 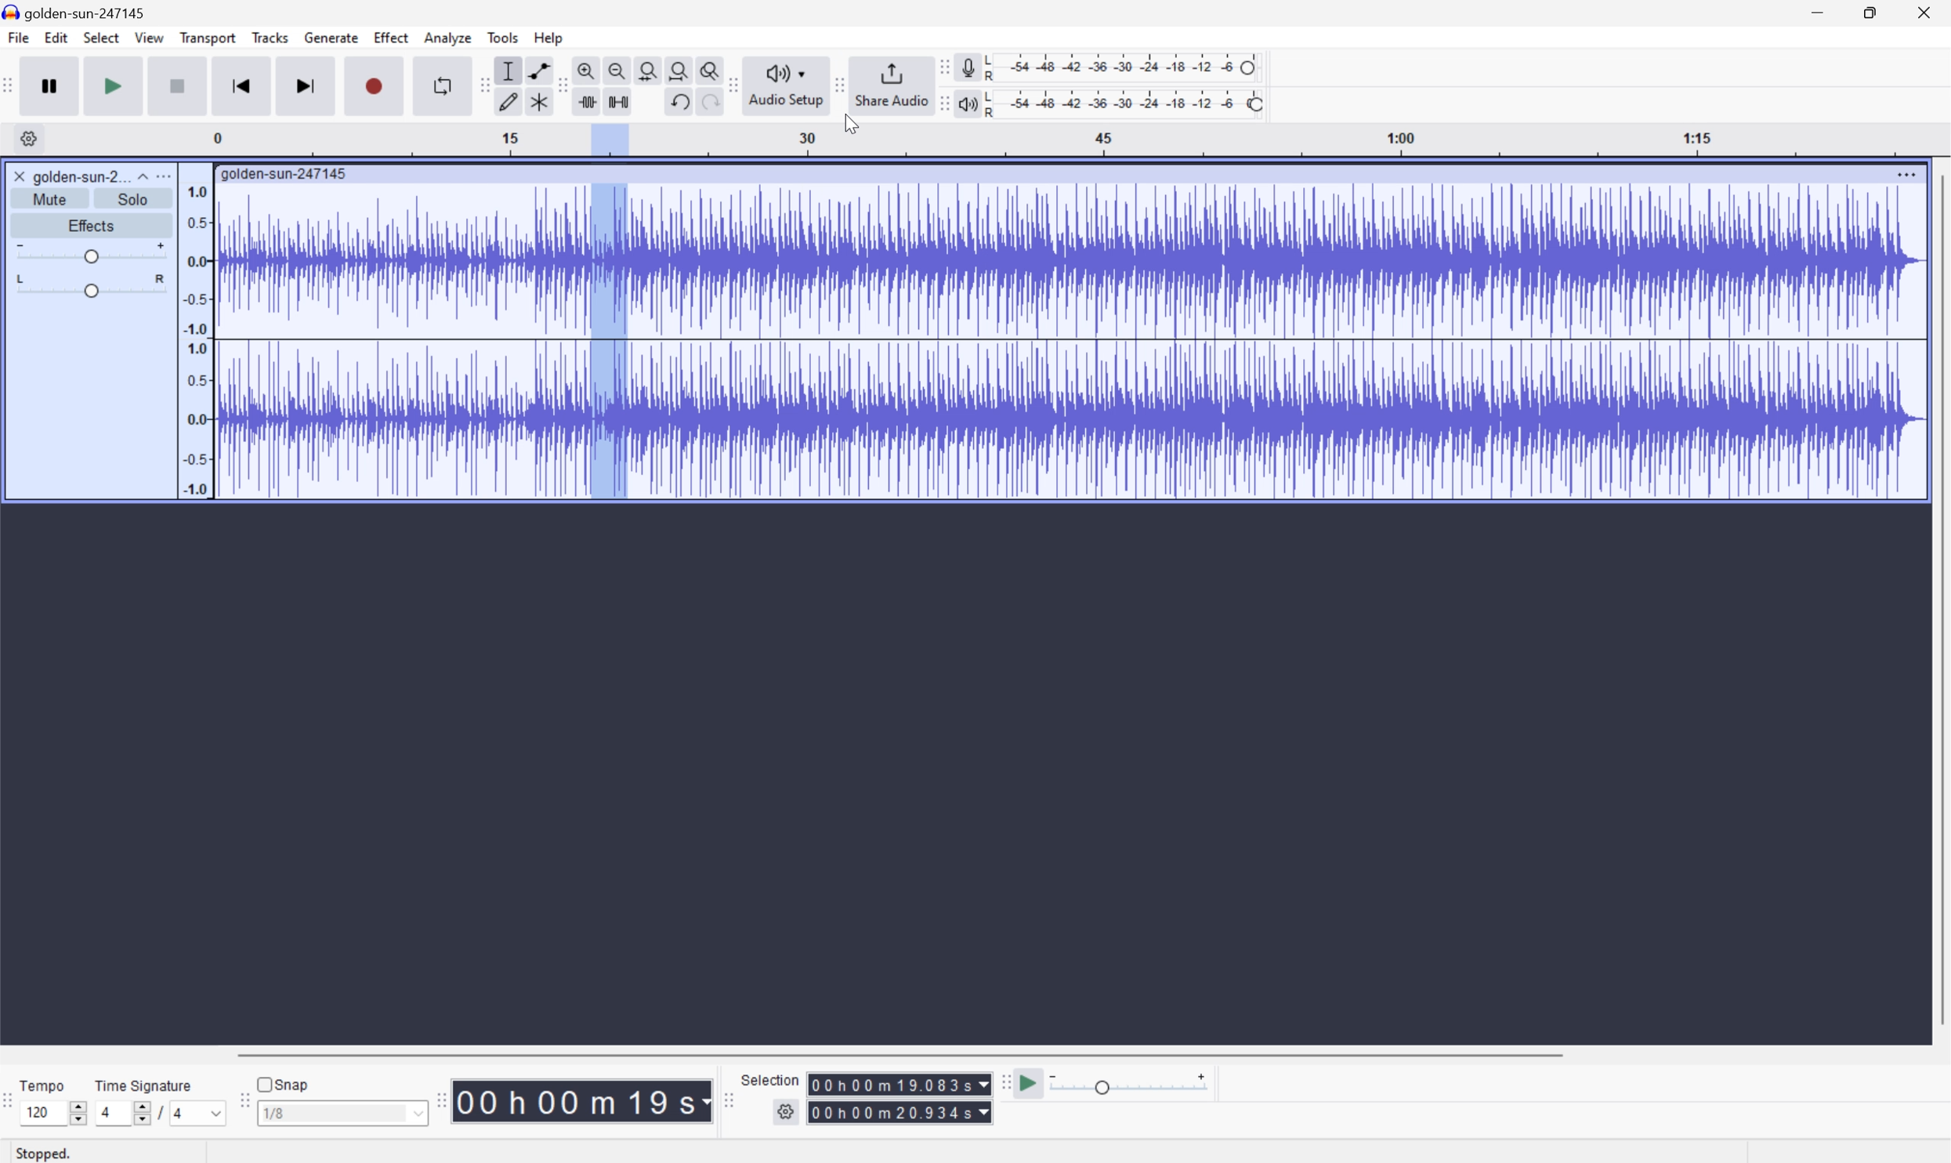 I want to click on Scale, so click(x=1082, y=140).